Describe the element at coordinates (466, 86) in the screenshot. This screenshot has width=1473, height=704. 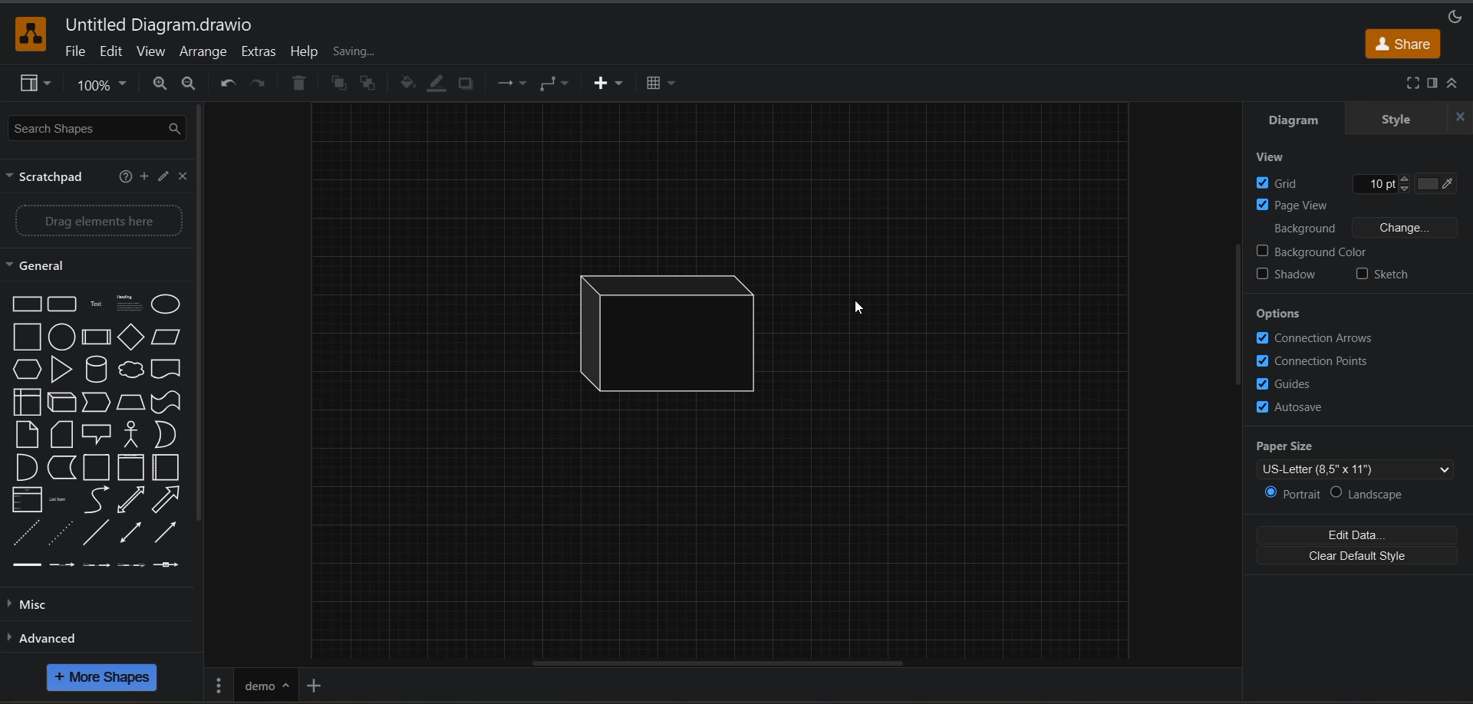
I see `shadow` at that location.